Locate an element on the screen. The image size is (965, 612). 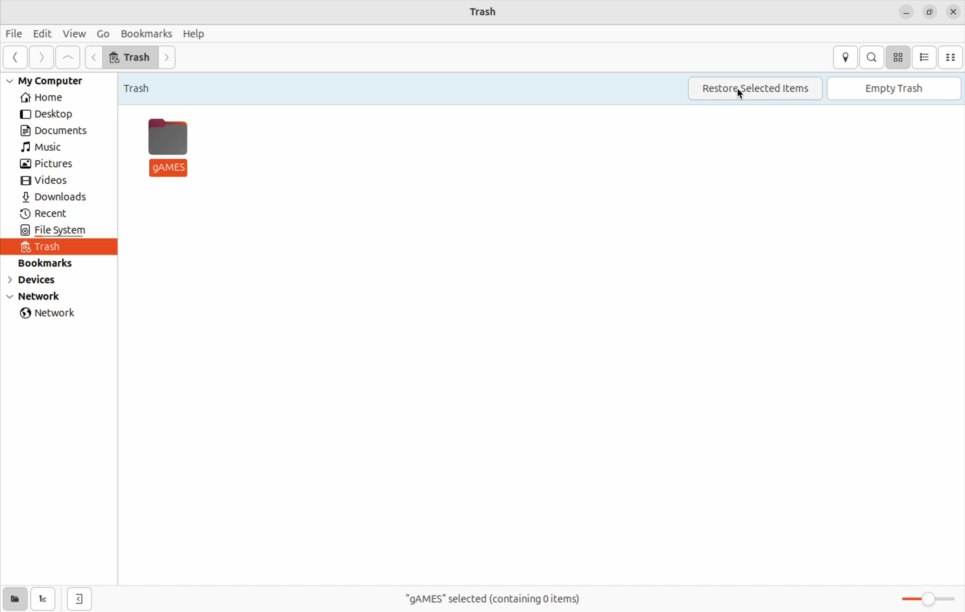
trash is located at coordinates (485, 12).